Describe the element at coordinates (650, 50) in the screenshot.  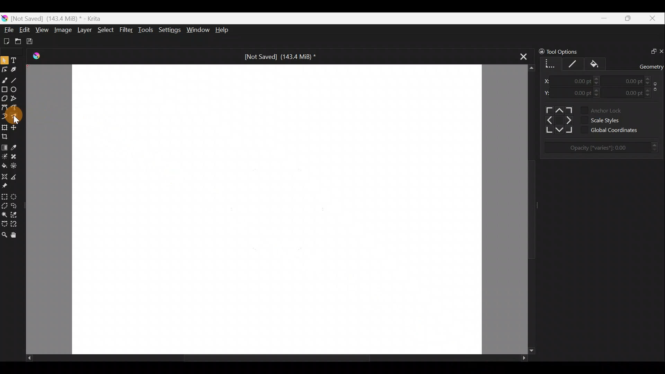
I see `Float docker` at that location.